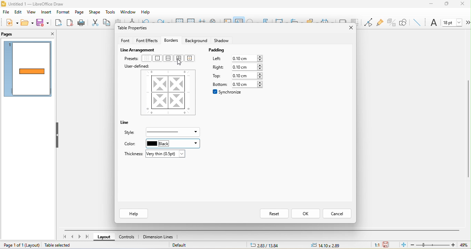 This screenshot has width=471, height=249. Describe the element at coordinates (464, 4) in the screenshot. I see `close` at that location.